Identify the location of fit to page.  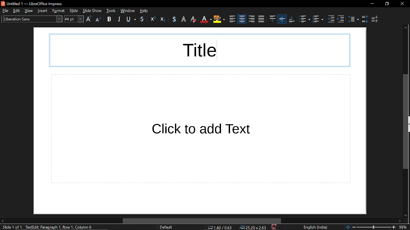
(347, 226).